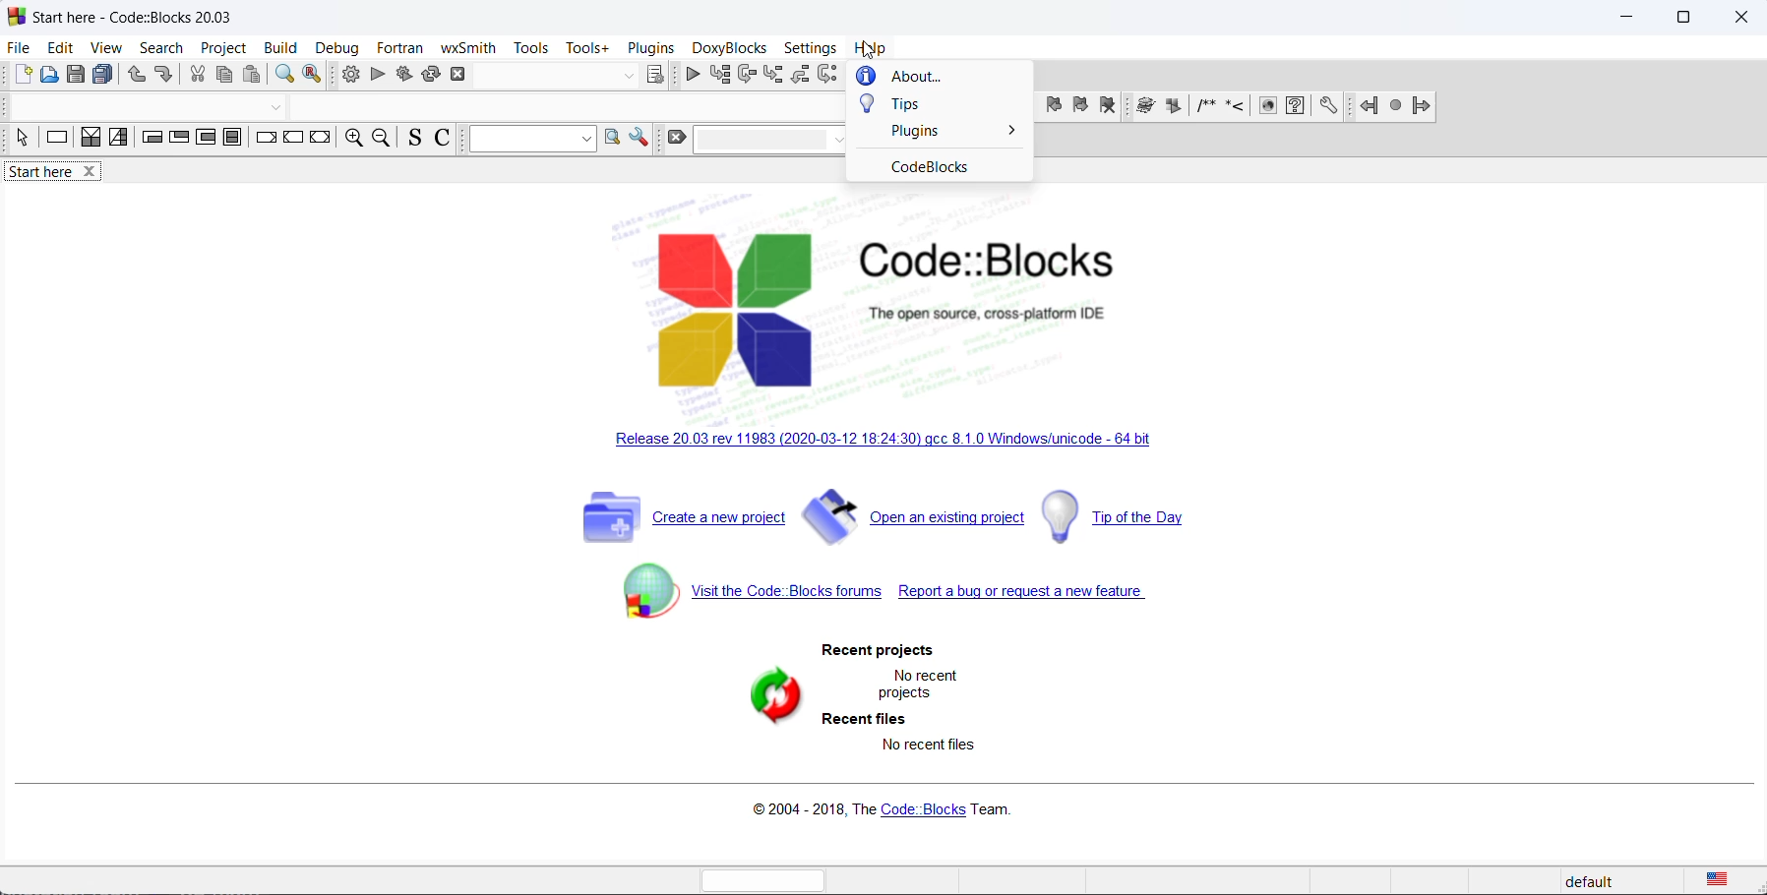 The height and width of the screenshot is (895, 1767). What do you see at coordinates (55, 141) in the screenshot?
I see `instruction` at bounding box center [55, 141].